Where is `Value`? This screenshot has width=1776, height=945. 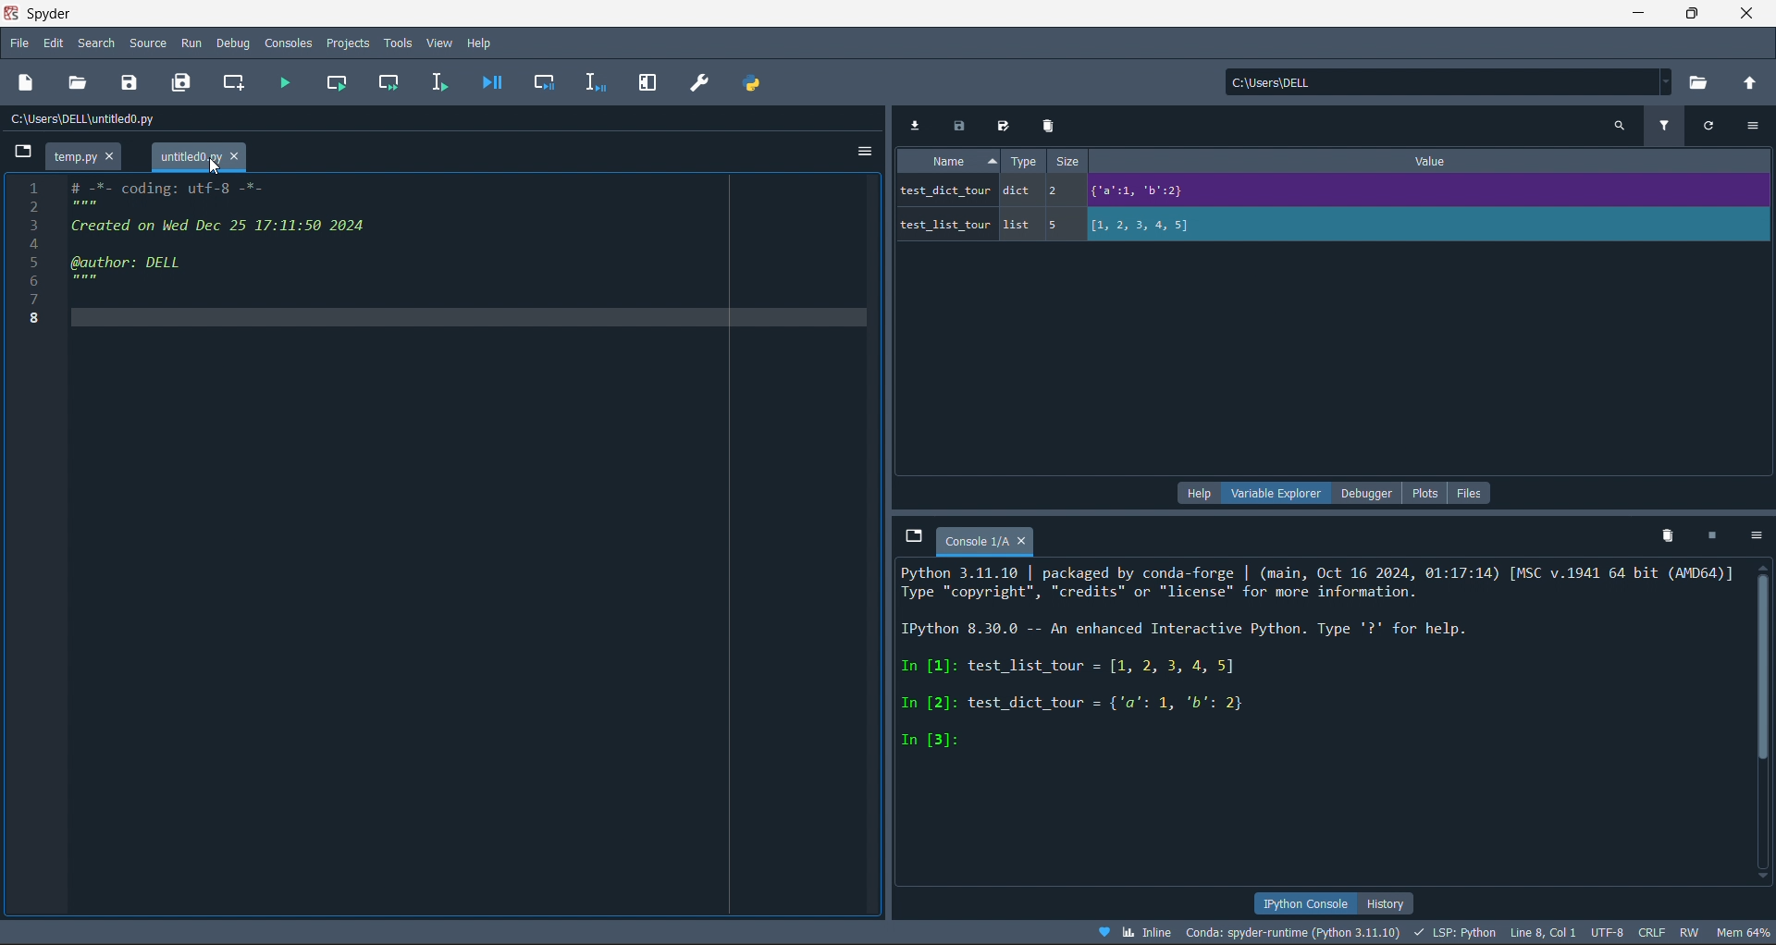 Value is located at coordinates (1433, 164).